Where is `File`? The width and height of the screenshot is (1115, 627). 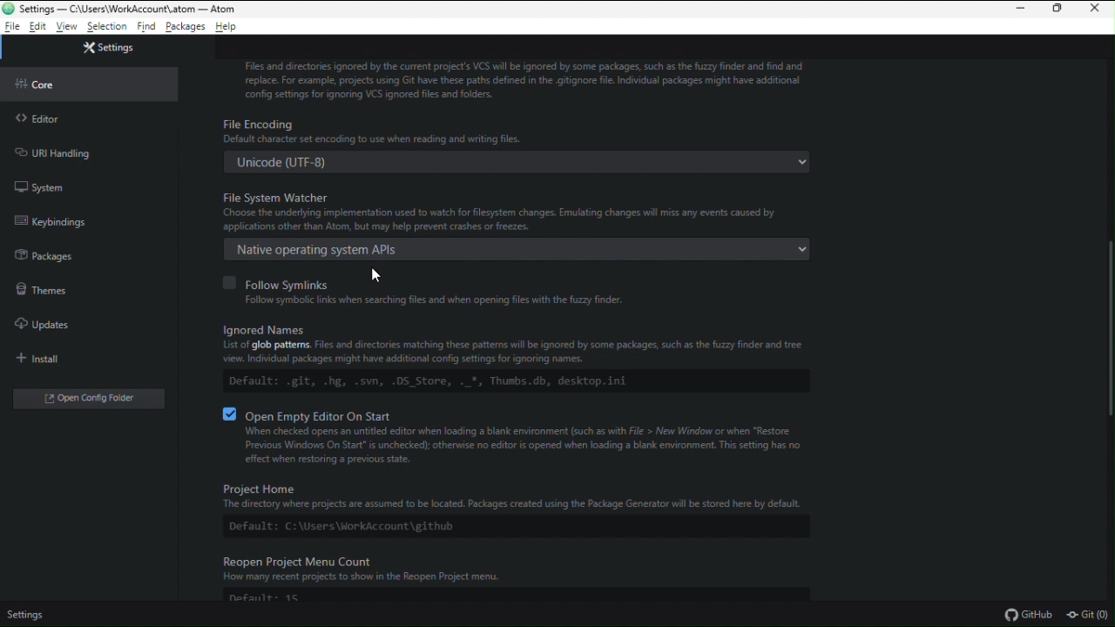
File is located at coordinates (12, 27).